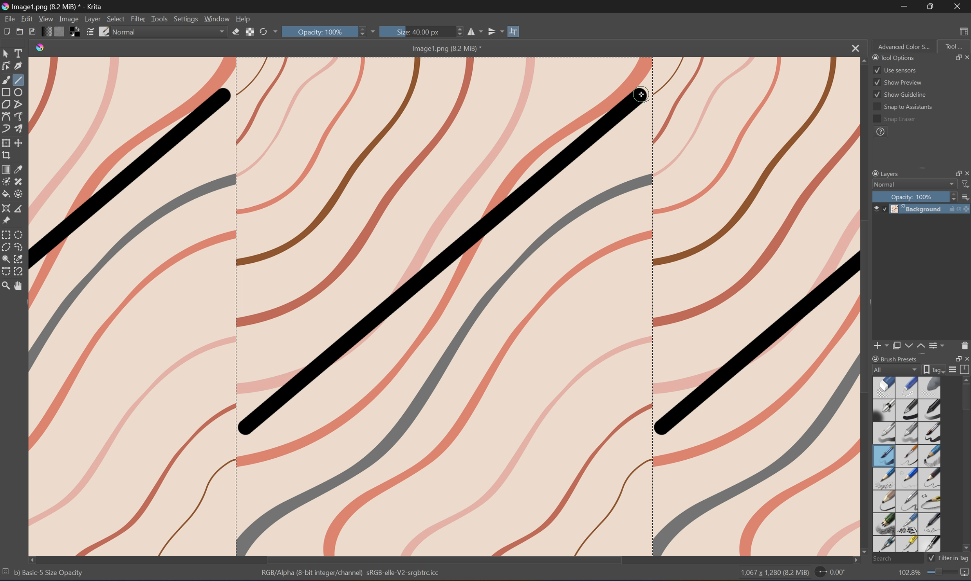 The height and width of the screenshot is (581, 971). I want to click on Select shapes tools, so click(7, 52).